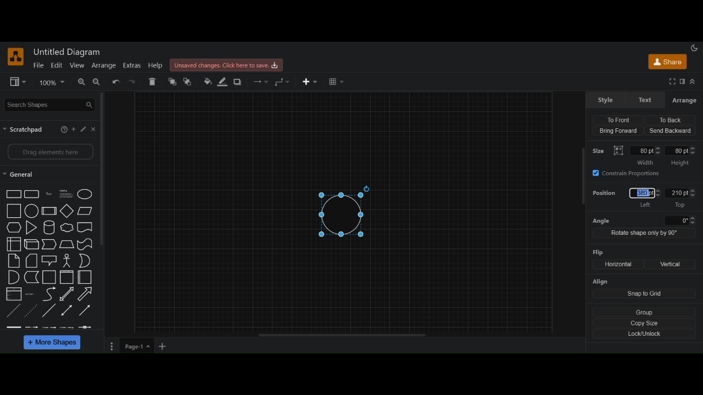 Image resolution: width=703 pixels, height=395 pixels. What do you see at coordinates (63, 129) in the screenshot?
I see `help` at bounding box center [63, 129].